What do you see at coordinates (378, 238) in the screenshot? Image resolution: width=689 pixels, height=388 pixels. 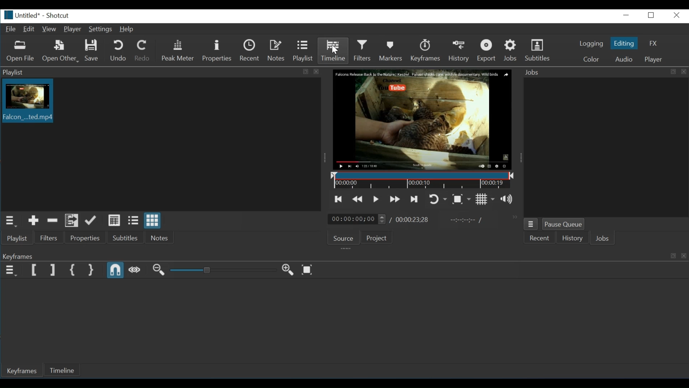 I see `Project` at bounding box center [378, 238].